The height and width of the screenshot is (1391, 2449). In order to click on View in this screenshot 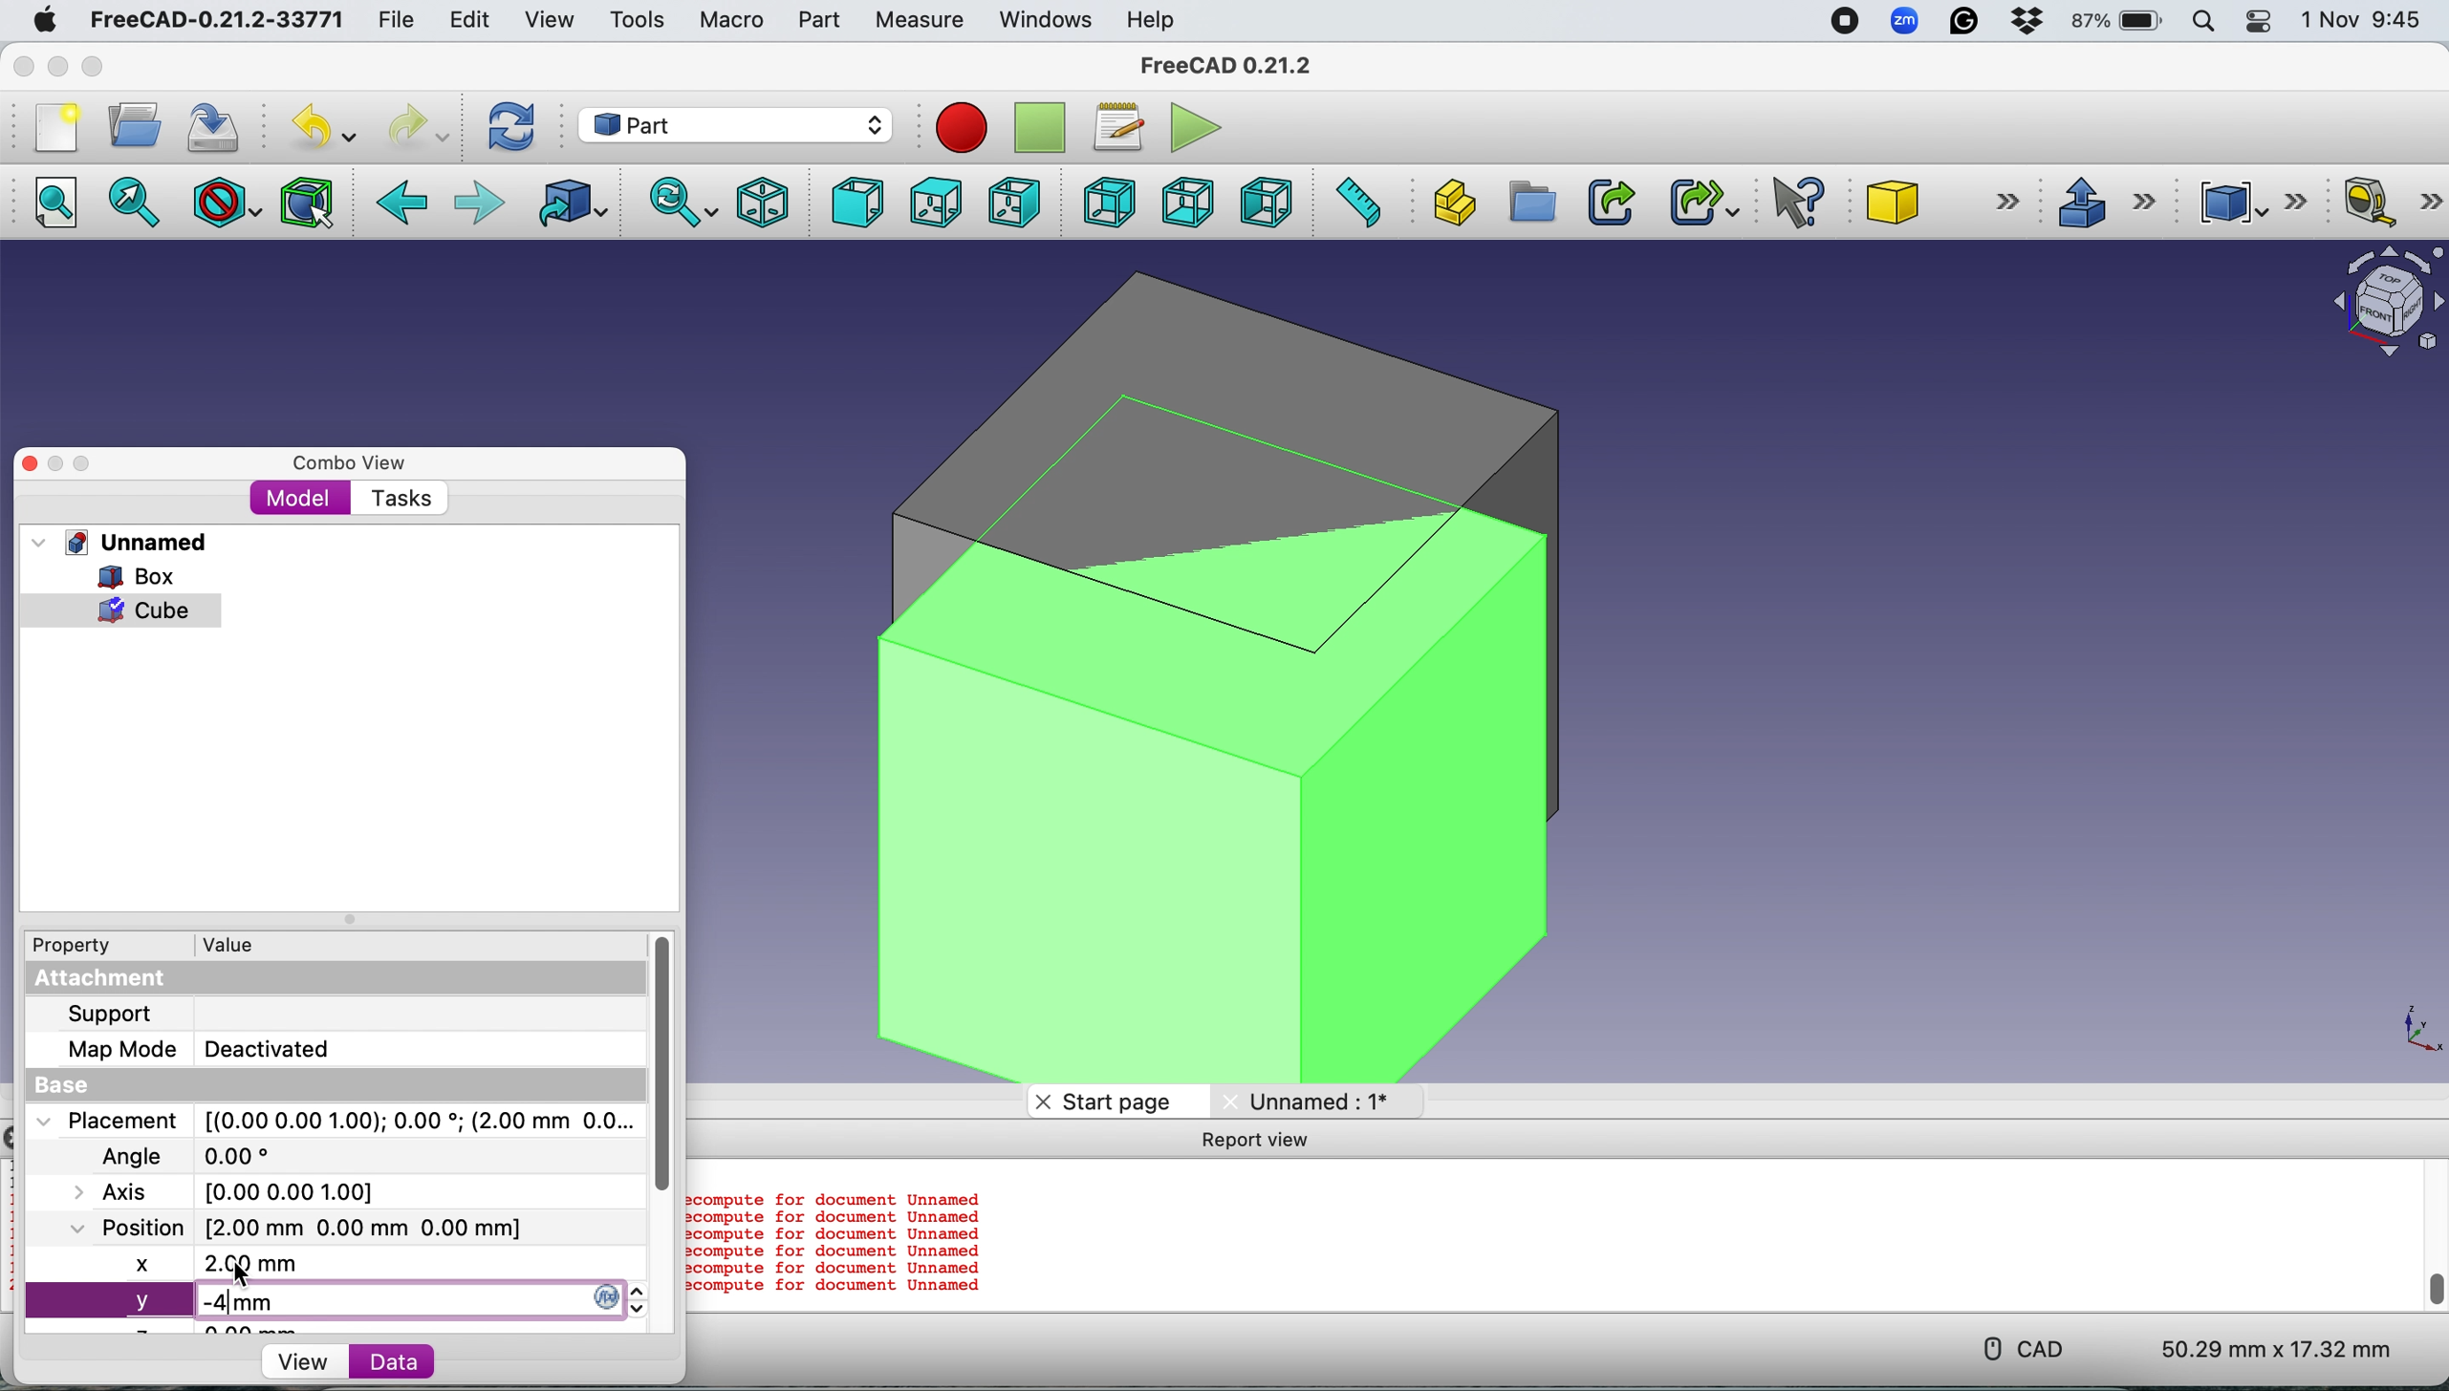, I will do `click(549, 20)`.